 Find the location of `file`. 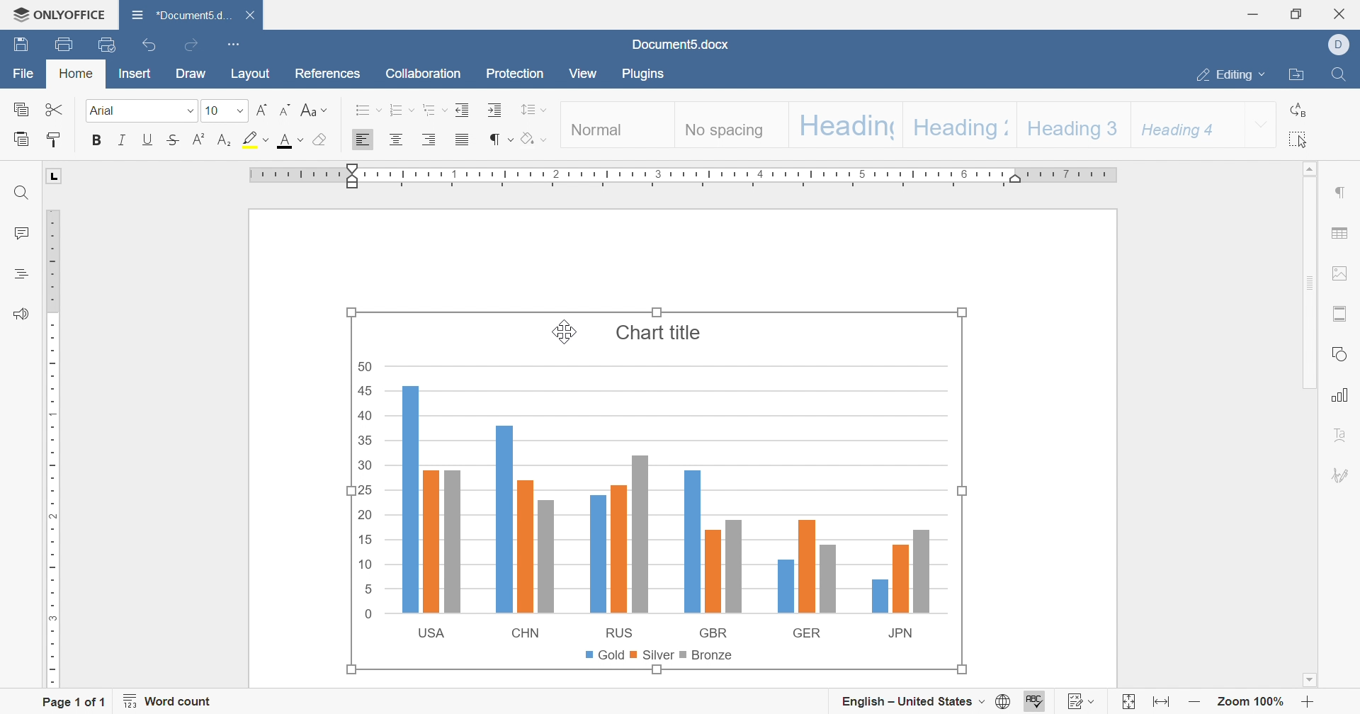

file is located at coordinates (23, 74).